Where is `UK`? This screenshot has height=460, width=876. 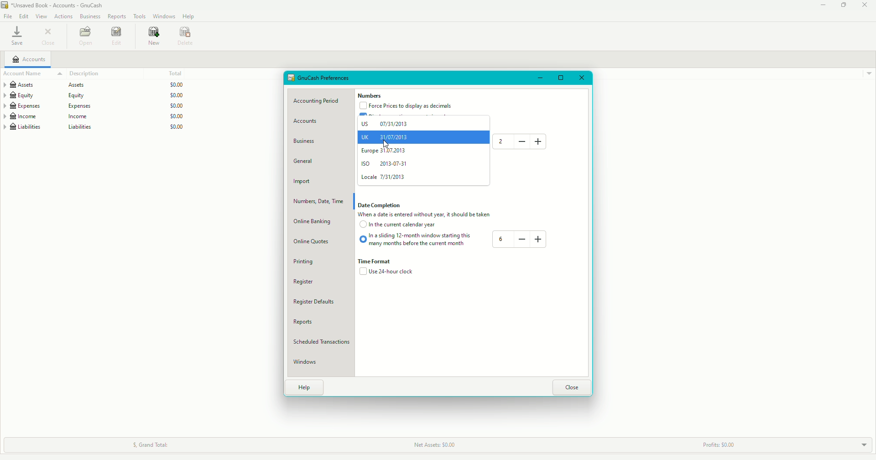
UK is located at coordinates (386, 136).